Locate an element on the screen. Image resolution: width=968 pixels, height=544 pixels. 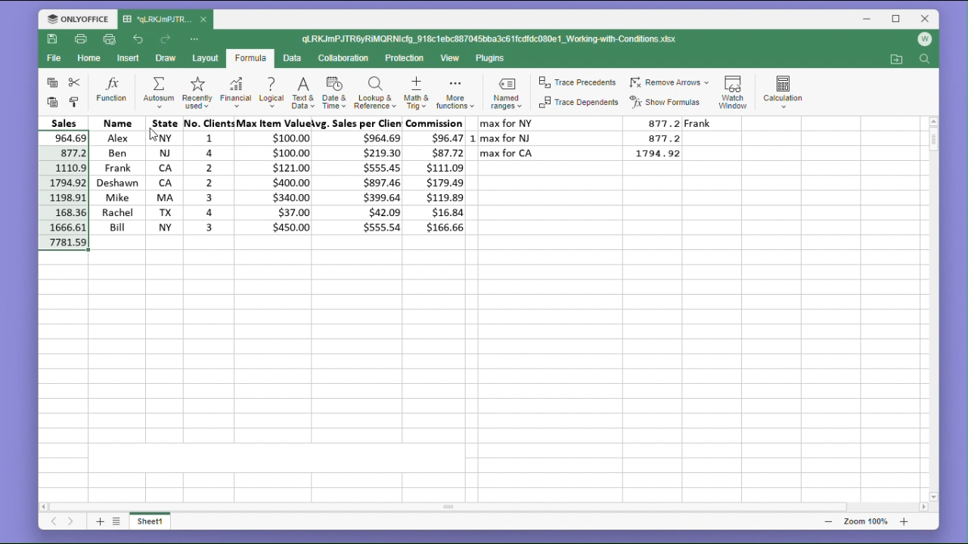
onlyoffice is located at coordinates (74, 18).